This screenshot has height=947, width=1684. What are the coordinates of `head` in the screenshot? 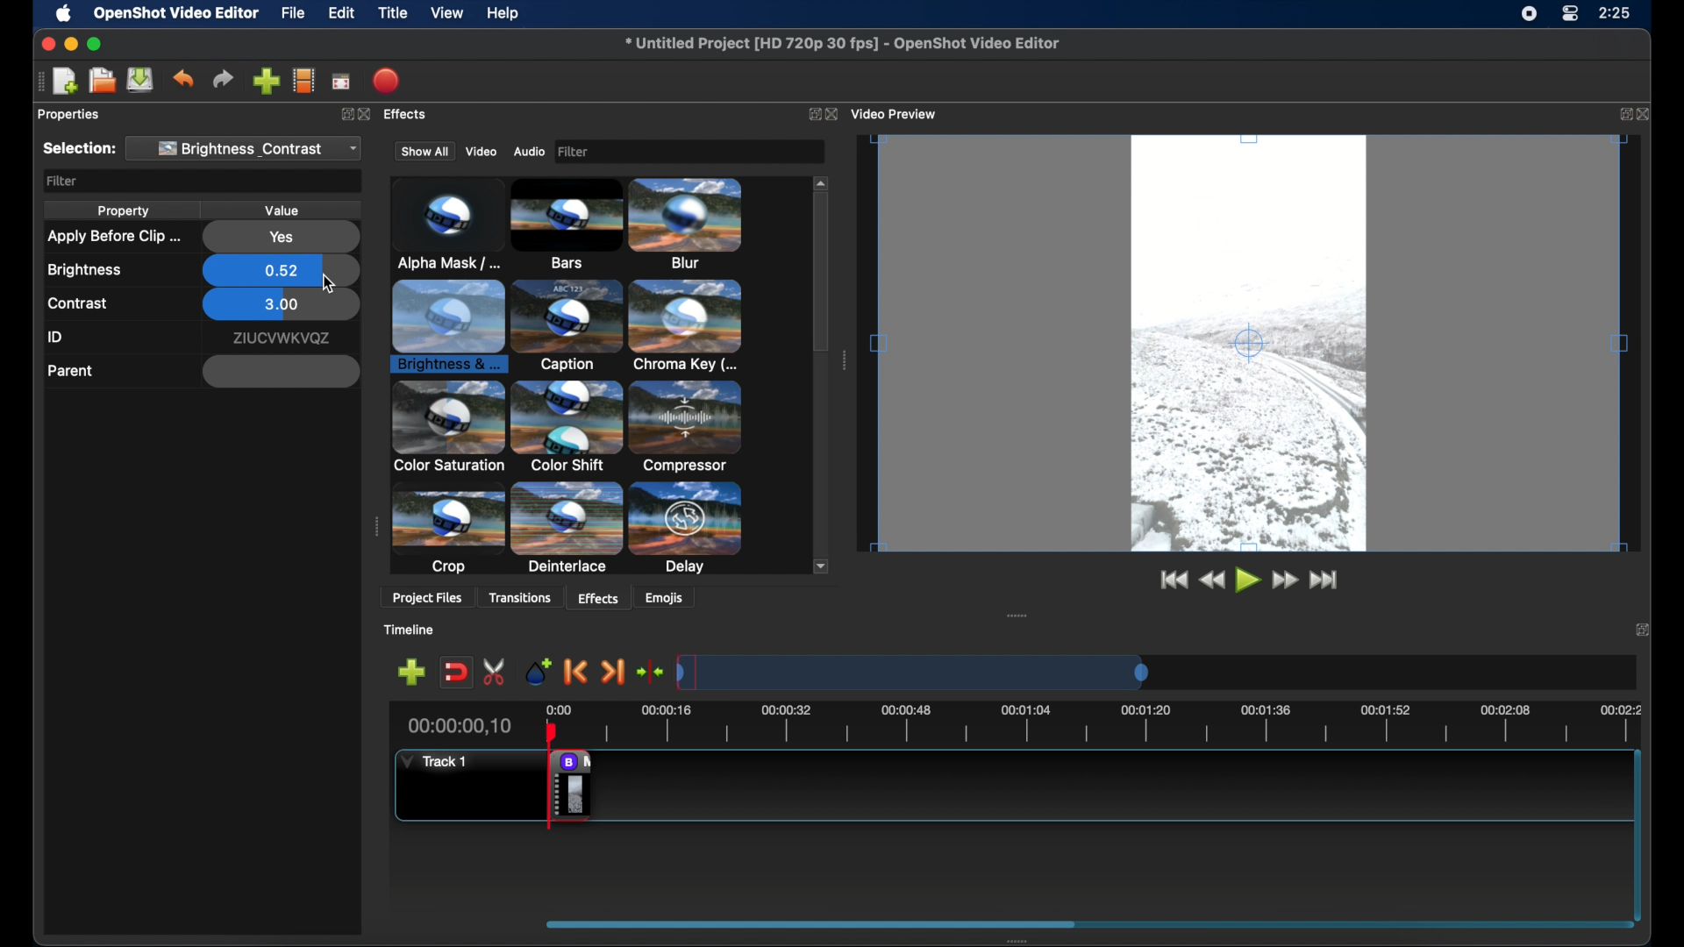 It's located at (554, 734).